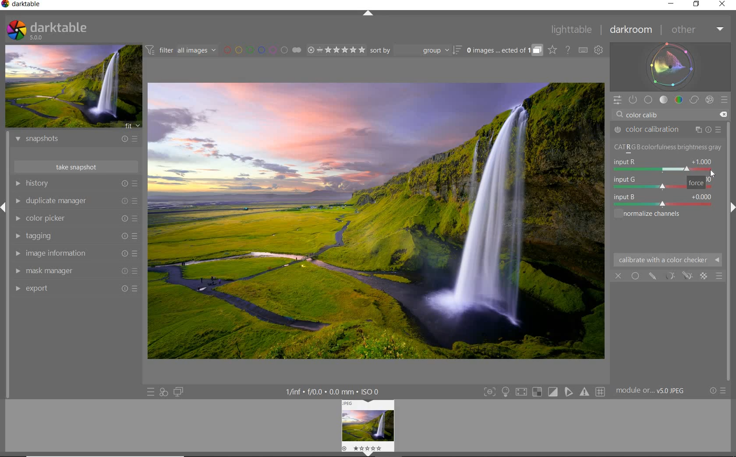 The image size is (736, 457). What do you see at coordinates (179, 392) in the screenshot?
I see `DISPLAY A SECOND DARKROOM IMAGE WINDOW` at bounding box center [179, 392].